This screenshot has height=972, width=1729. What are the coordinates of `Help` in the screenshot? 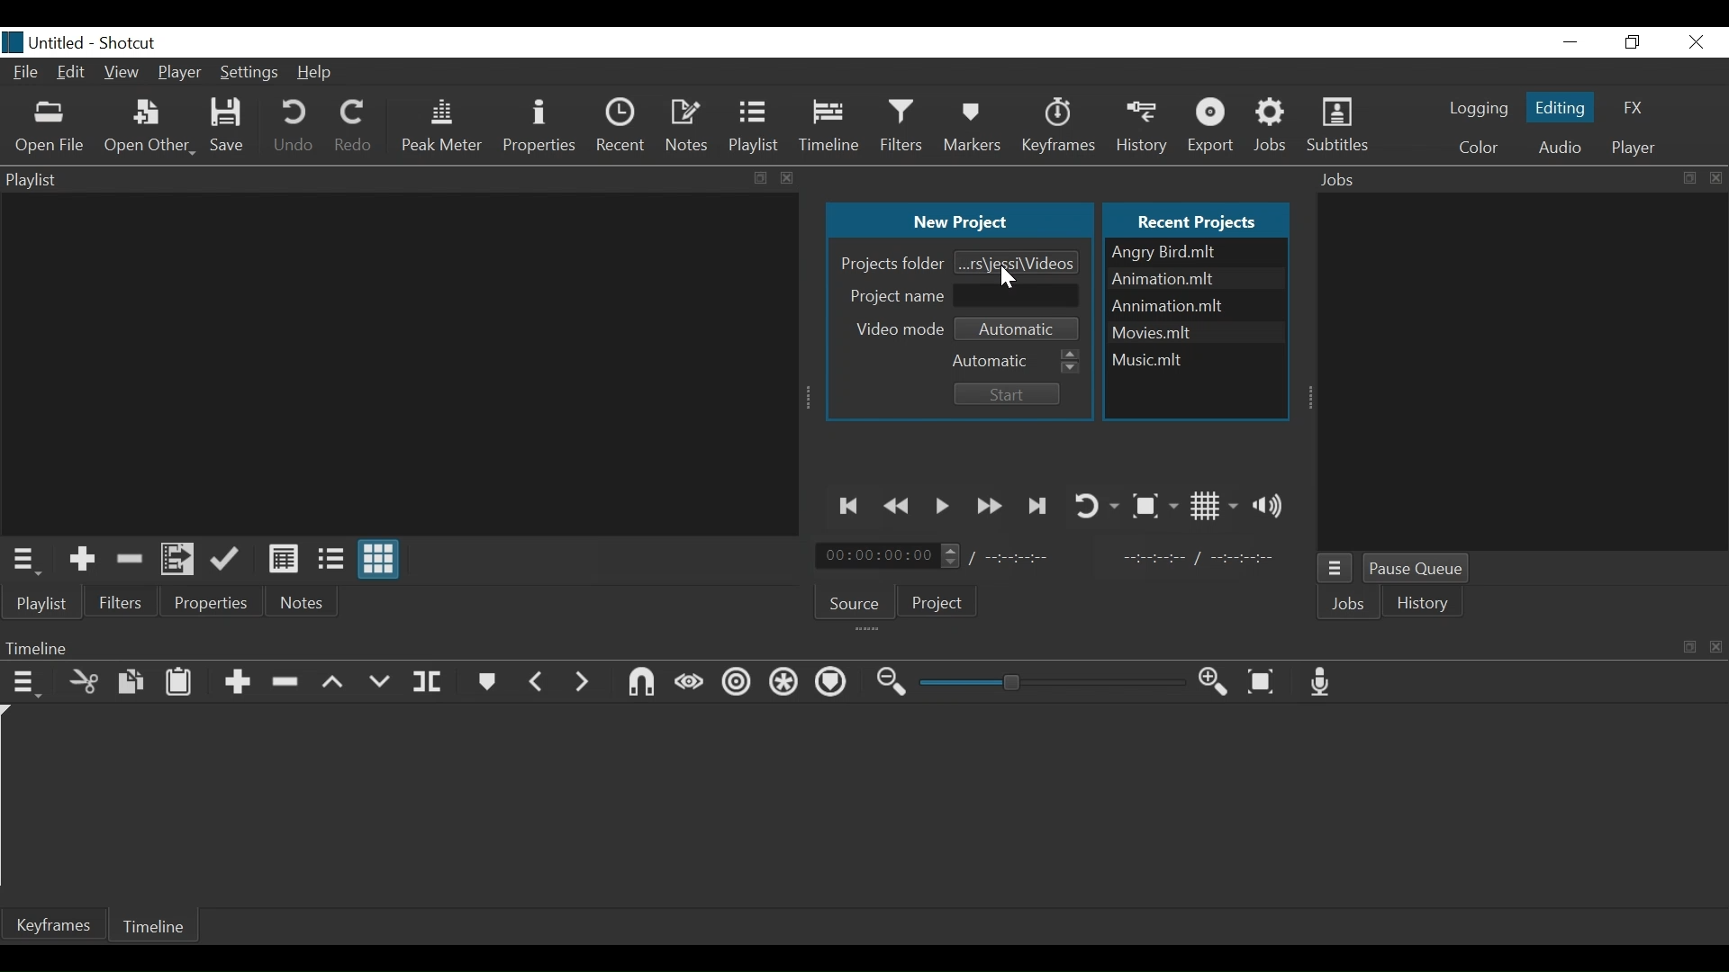 It's located at (318, 73).